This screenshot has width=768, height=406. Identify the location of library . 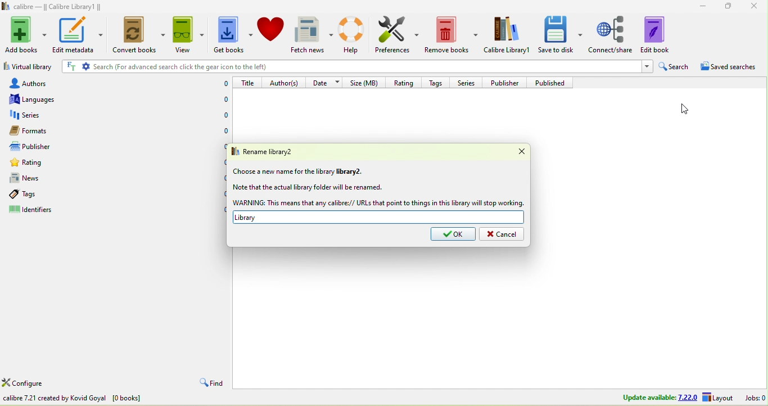
(379, 217).